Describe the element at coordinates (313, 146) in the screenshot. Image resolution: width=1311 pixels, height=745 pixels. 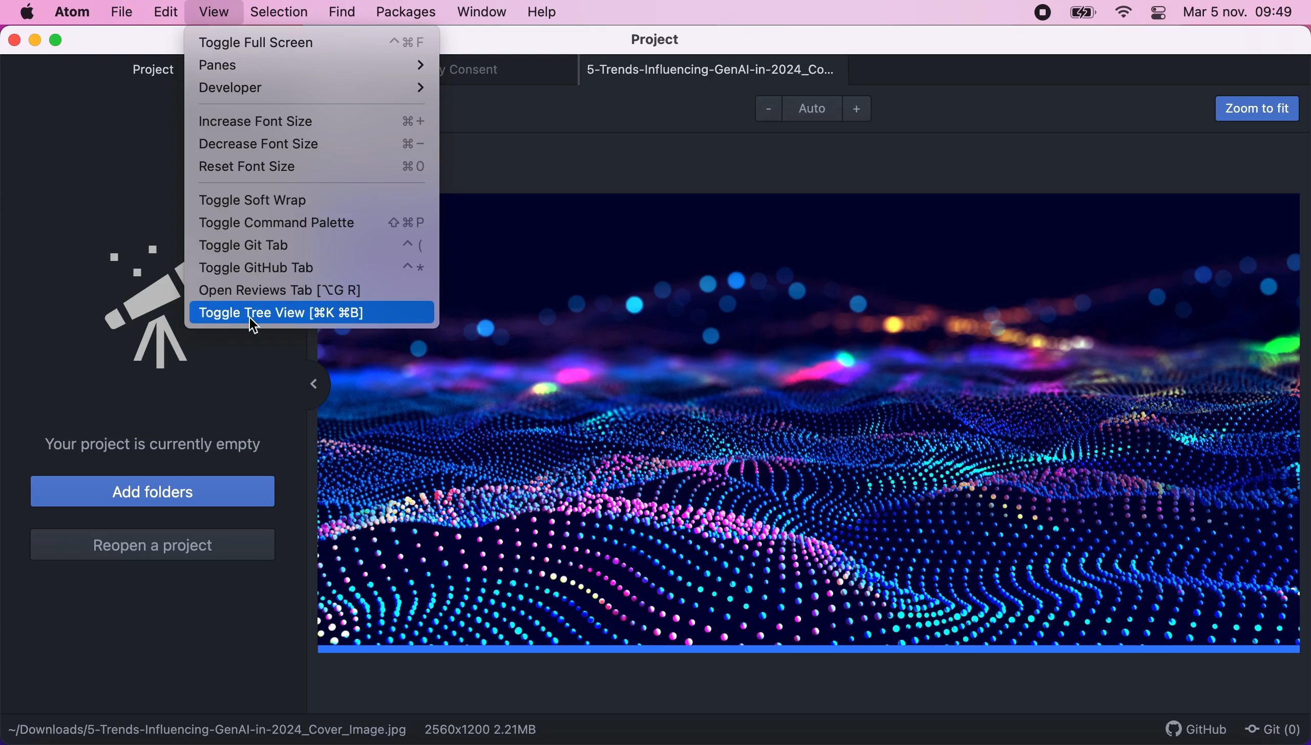
I see `decrease font size` at that location.